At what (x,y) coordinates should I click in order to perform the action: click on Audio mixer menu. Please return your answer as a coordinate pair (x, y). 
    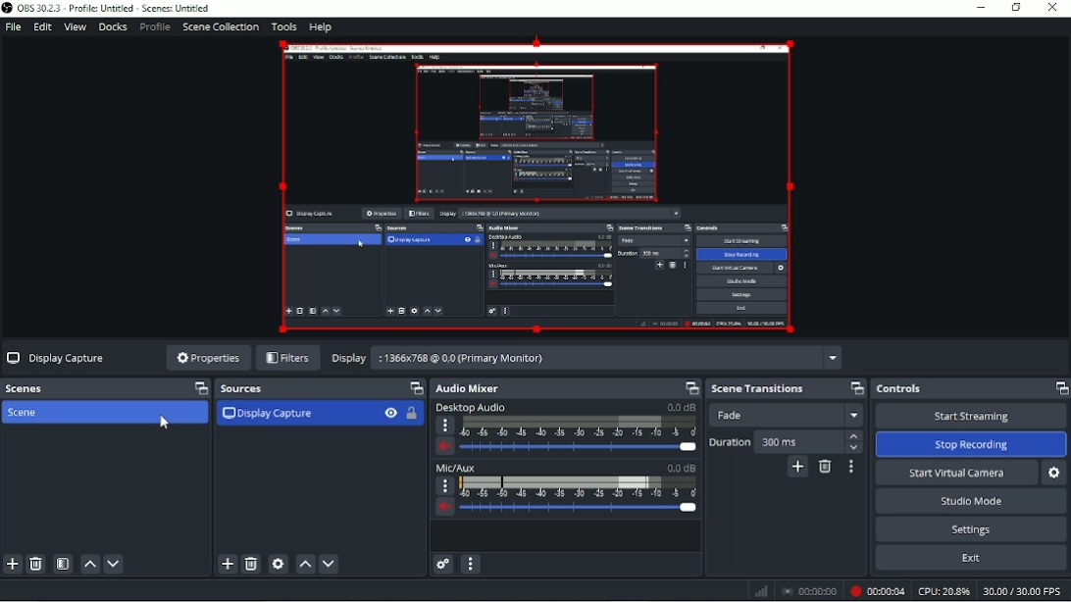
    Looking at the image, I should click on (472, 564).